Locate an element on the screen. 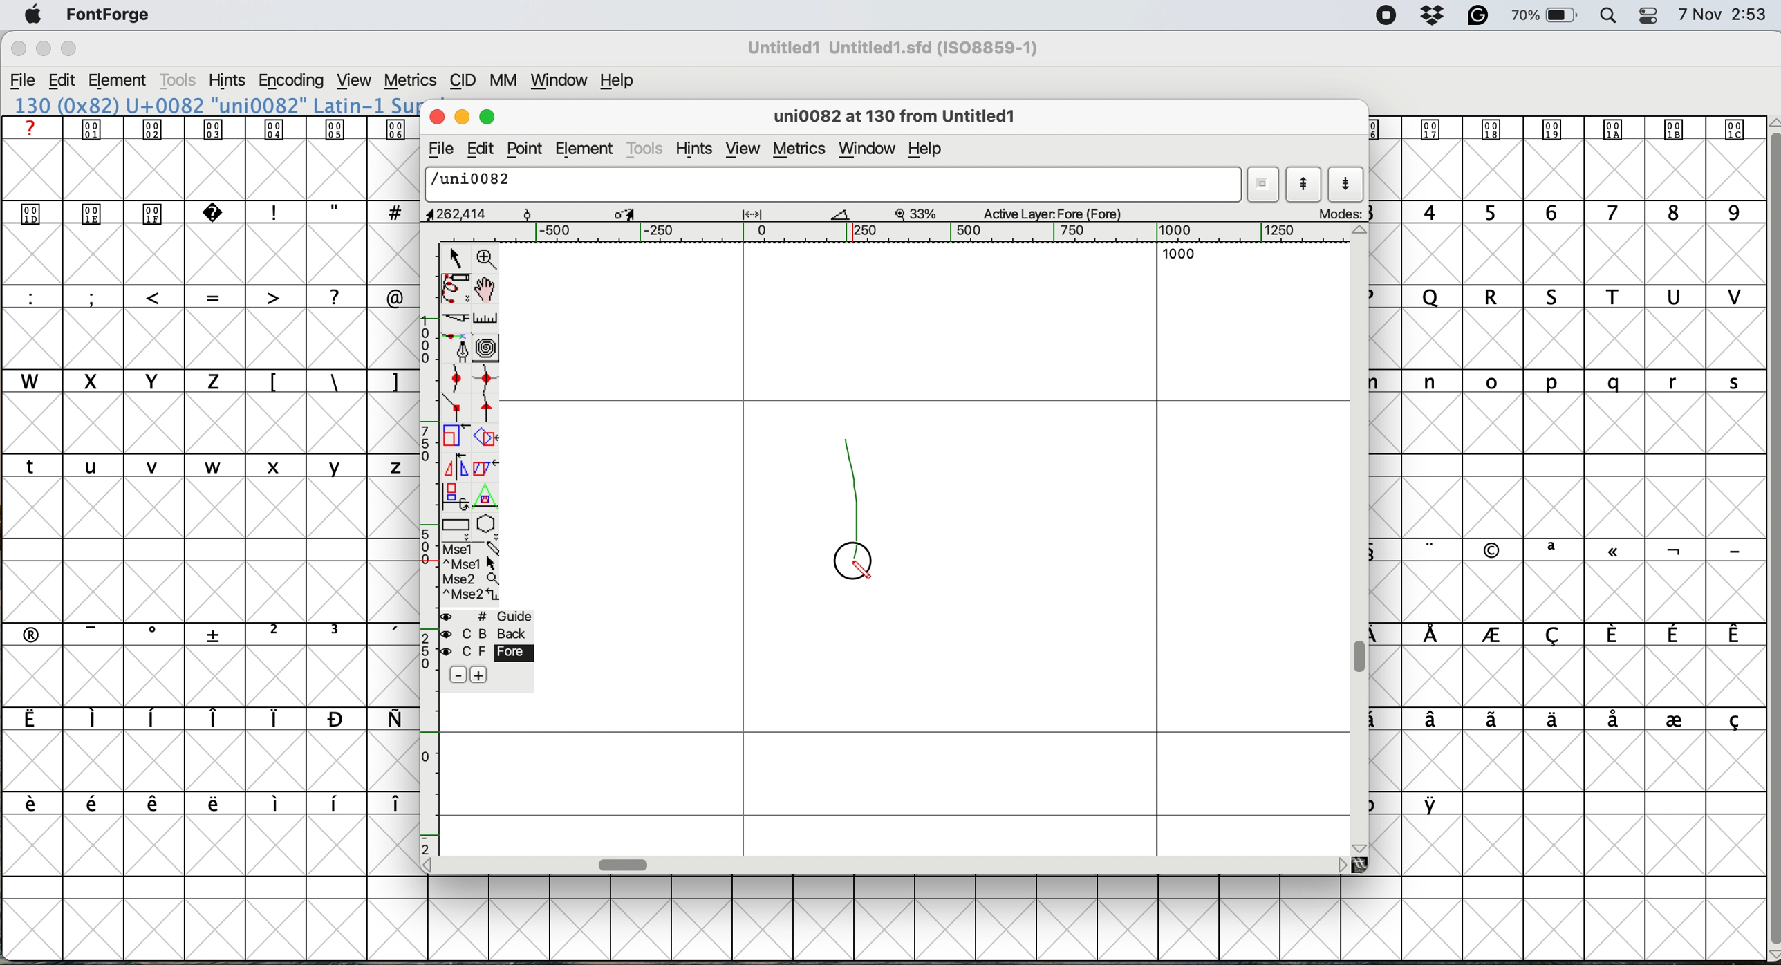 The height and width of the screenshot is (965, 1781). element is located at coordinates (586, 149).